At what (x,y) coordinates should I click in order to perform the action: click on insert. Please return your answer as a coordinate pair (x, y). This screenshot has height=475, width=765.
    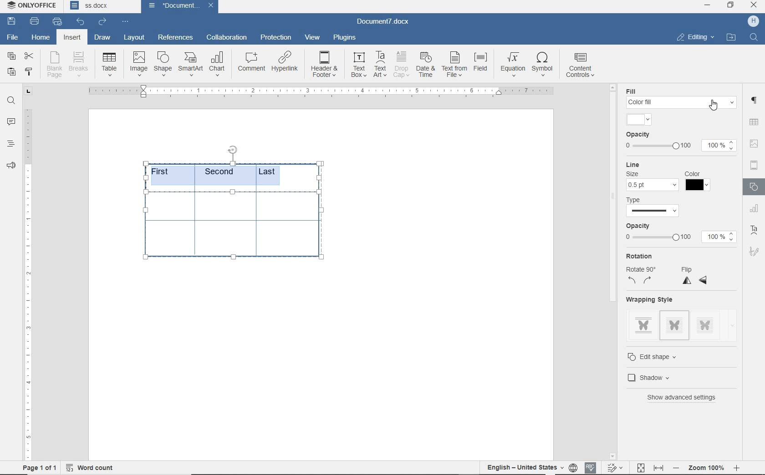
    Looking at the image, I should click on (72, 38).